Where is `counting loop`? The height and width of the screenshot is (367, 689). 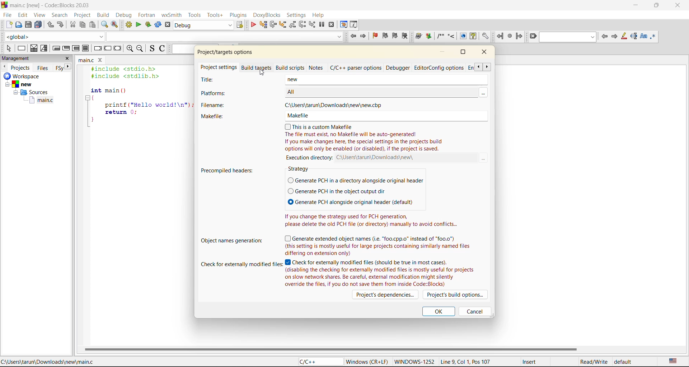 counting loop is located at coordinates (76, 49).